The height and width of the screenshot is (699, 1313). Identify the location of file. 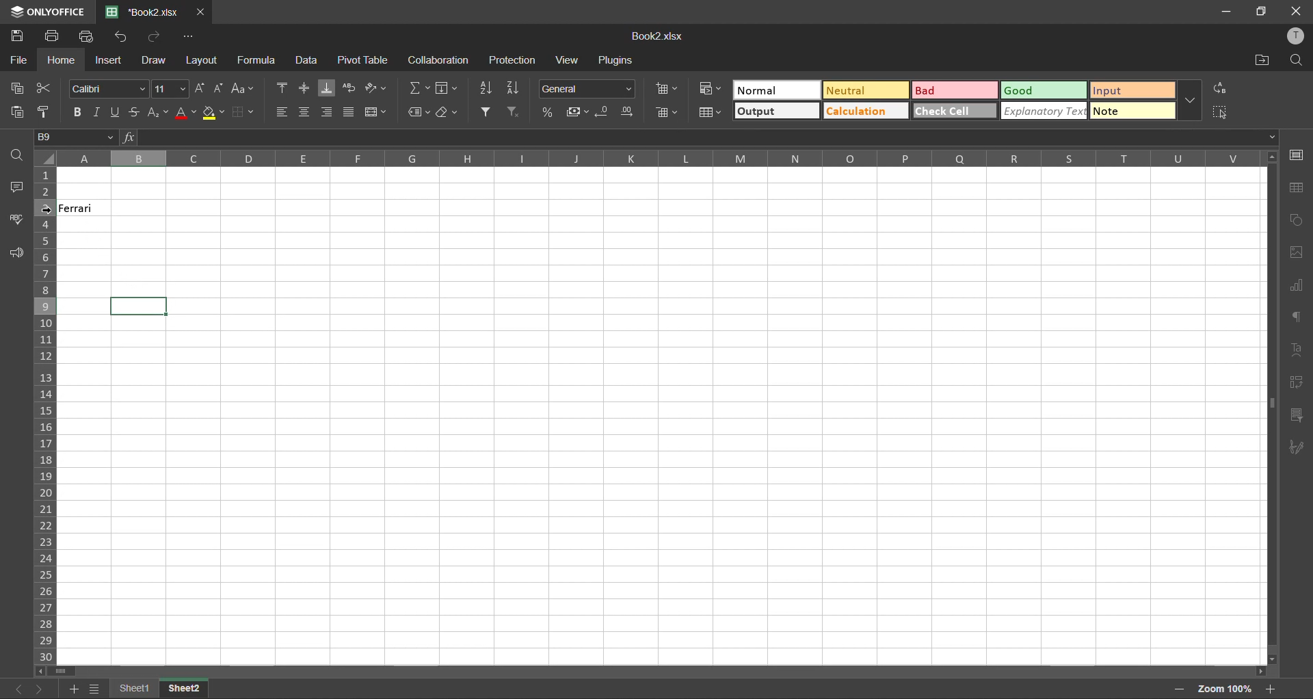
(20, 60).